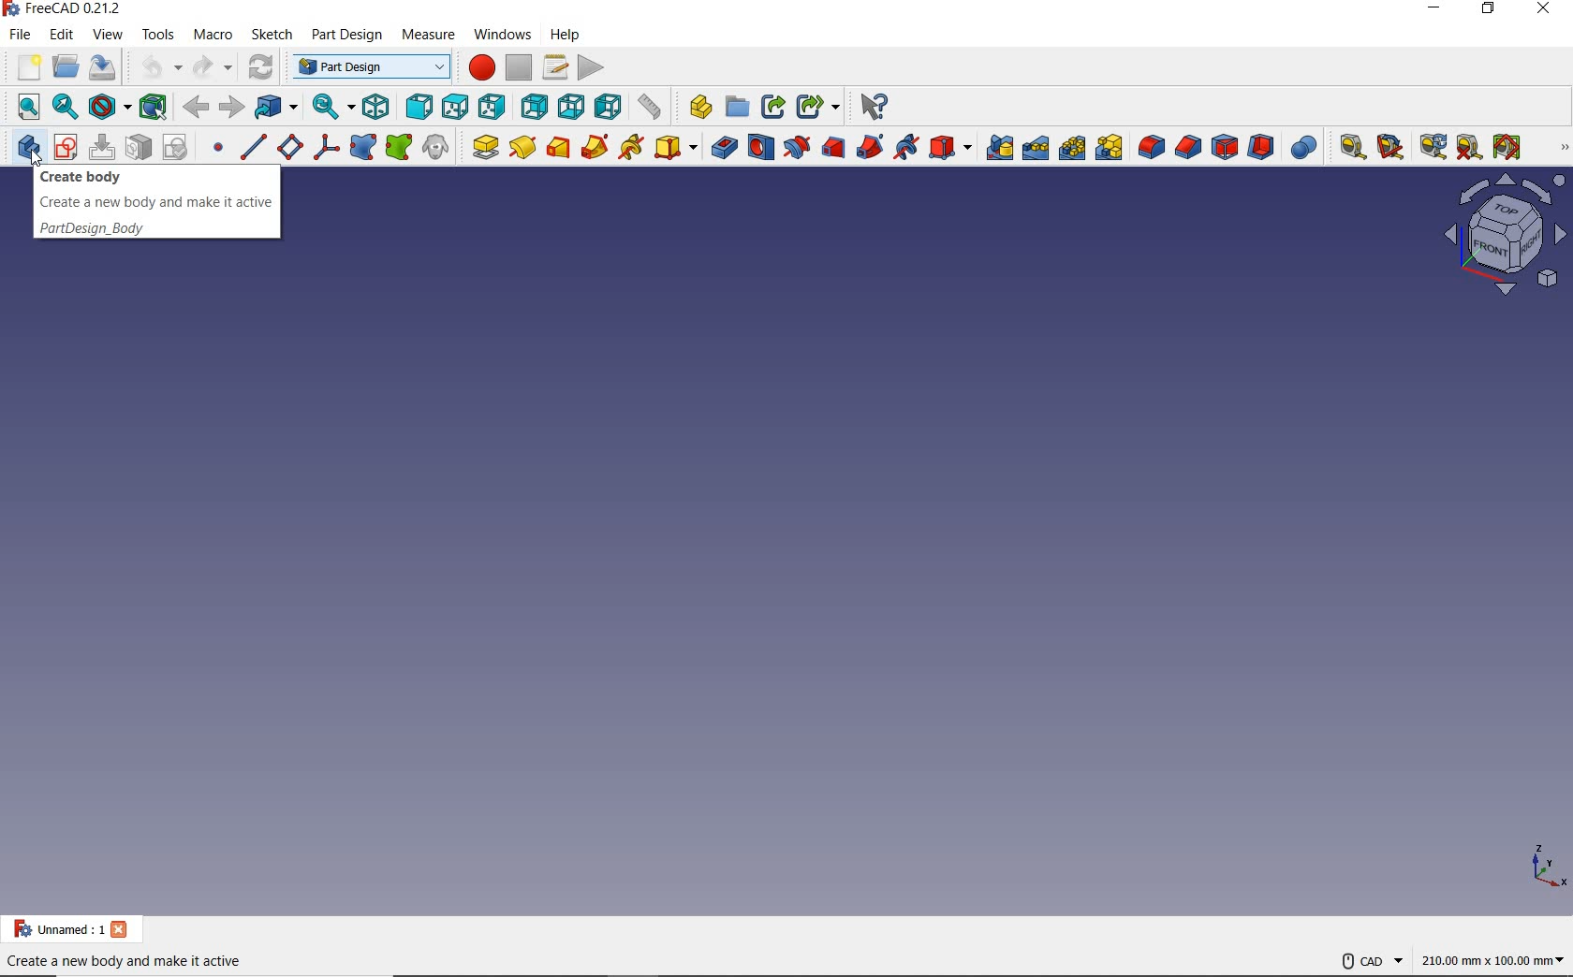 The width and height of the screenshot is (1573, 977). Describe the element at coordinates (103, 68) in the screenshot. I see `save` at that location.